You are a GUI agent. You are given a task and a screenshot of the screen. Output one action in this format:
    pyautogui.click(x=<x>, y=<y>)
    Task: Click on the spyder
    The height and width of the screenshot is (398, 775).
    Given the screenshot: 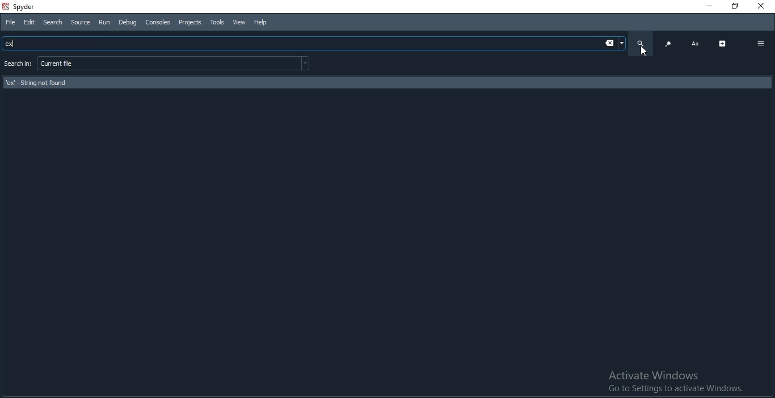 What is the action you would take?
    pyautogui.click(x=5, y=6)
    